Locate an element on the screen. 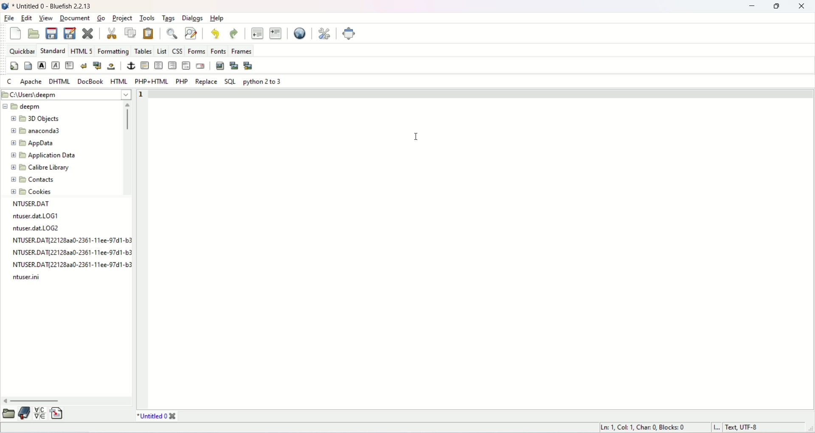 The image size is (815, 433). email is located at coordinates (201, 68).